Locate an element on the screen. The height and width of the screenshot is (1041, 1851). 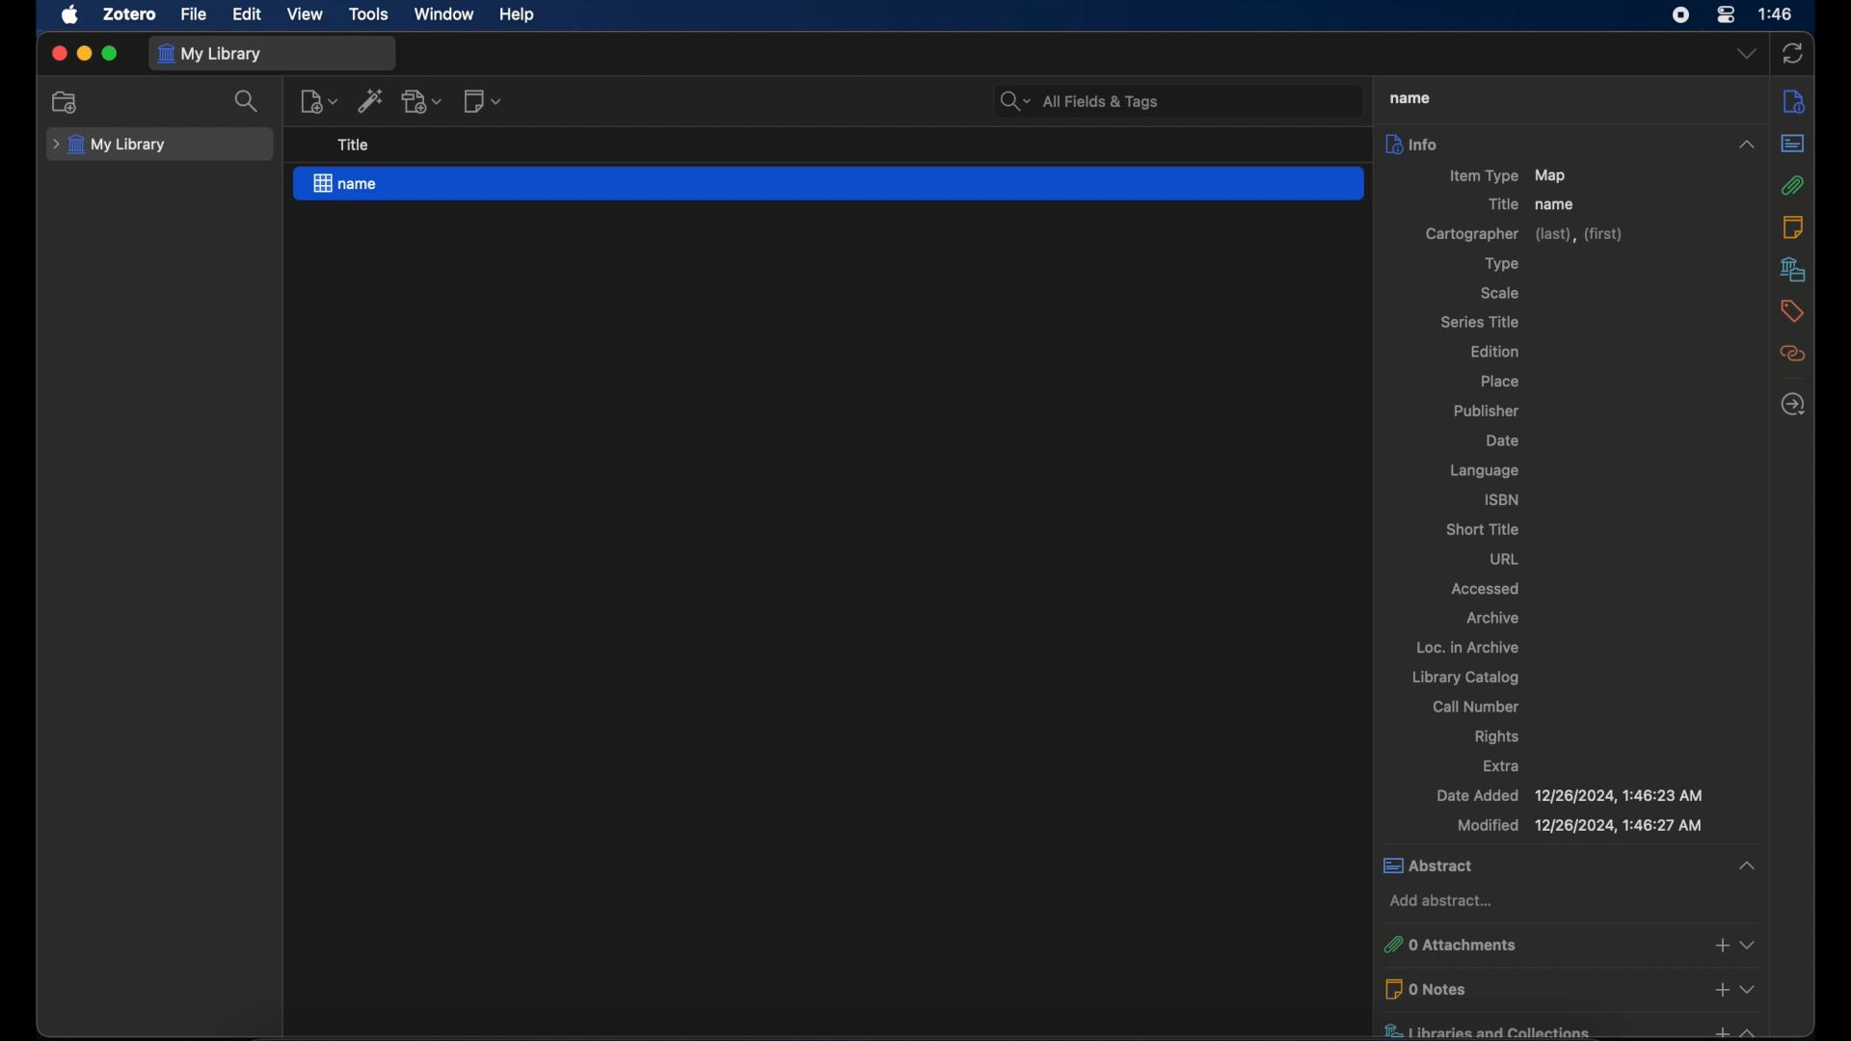
add is located at coordinates (1718, 1029).